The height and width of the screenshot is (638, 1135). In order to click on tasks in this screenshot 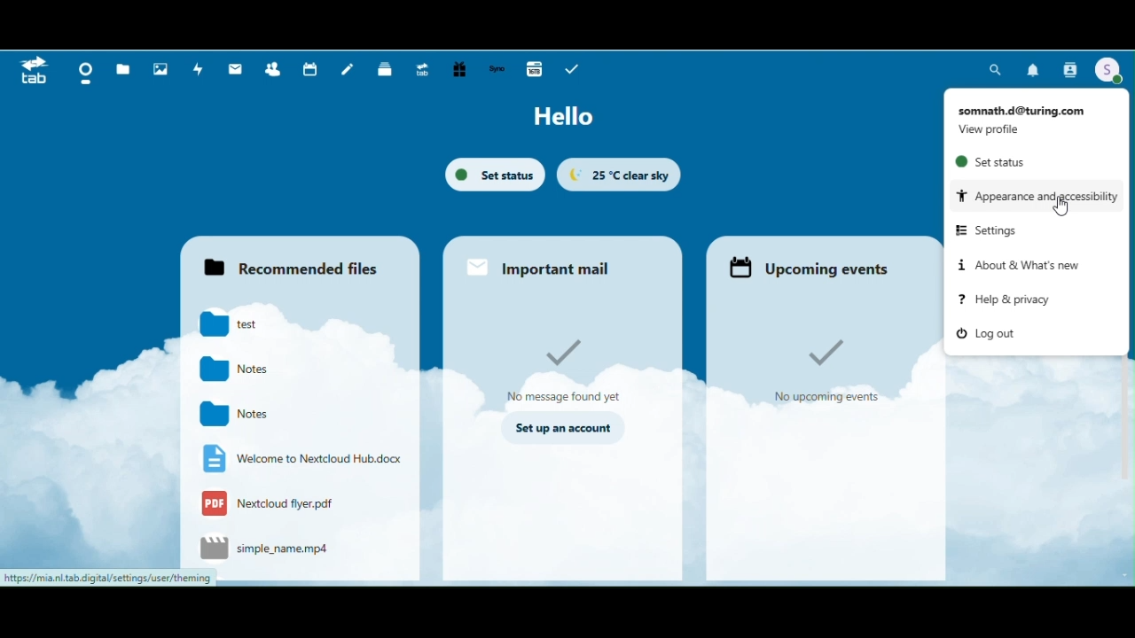, I will do `click(572, 69)`.